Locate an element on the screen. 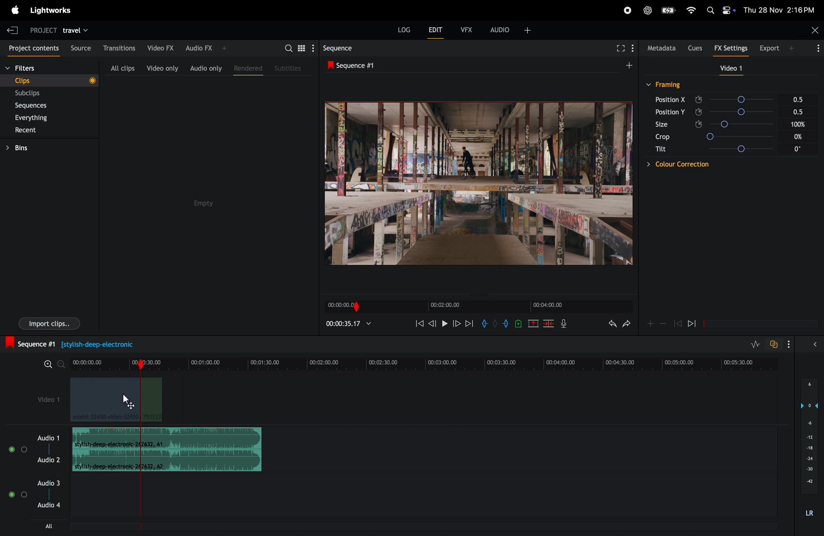 The image size is (824, 536). sequences is located at coordinates (37, 106).